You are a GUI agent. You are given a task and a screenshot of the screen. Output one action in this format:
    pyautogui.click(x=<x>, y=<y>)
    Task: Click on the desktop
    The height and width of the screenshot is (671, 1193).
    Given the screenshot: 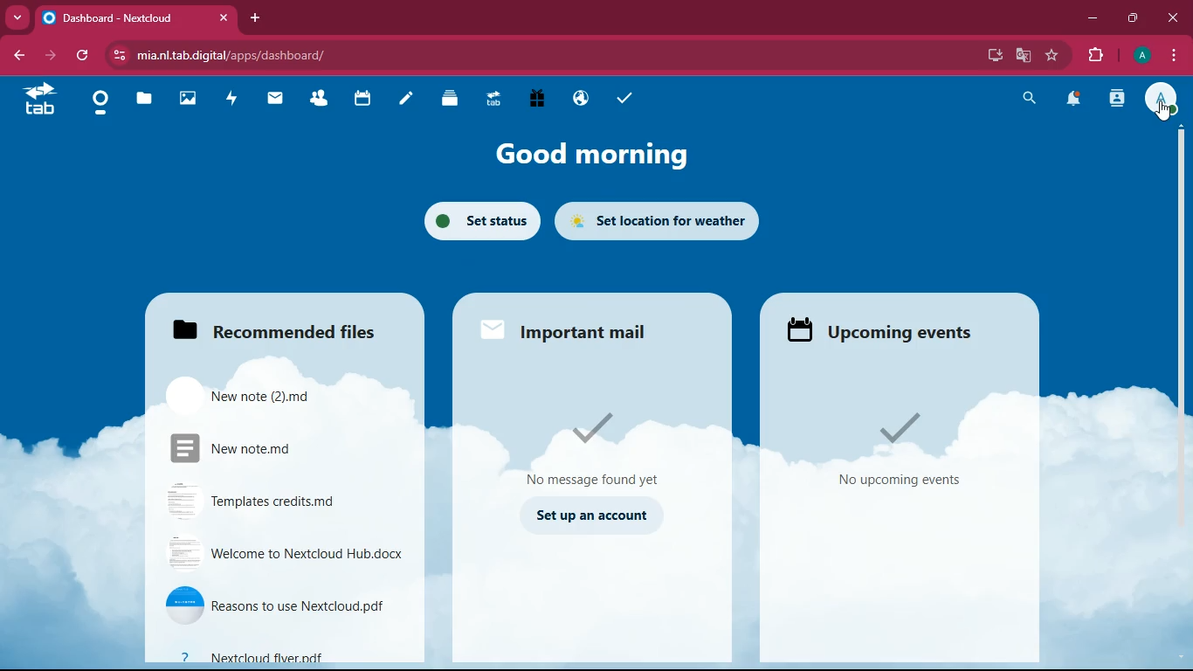 What is the action you would take?
    pyautogui.click(x=991, y=56)
    